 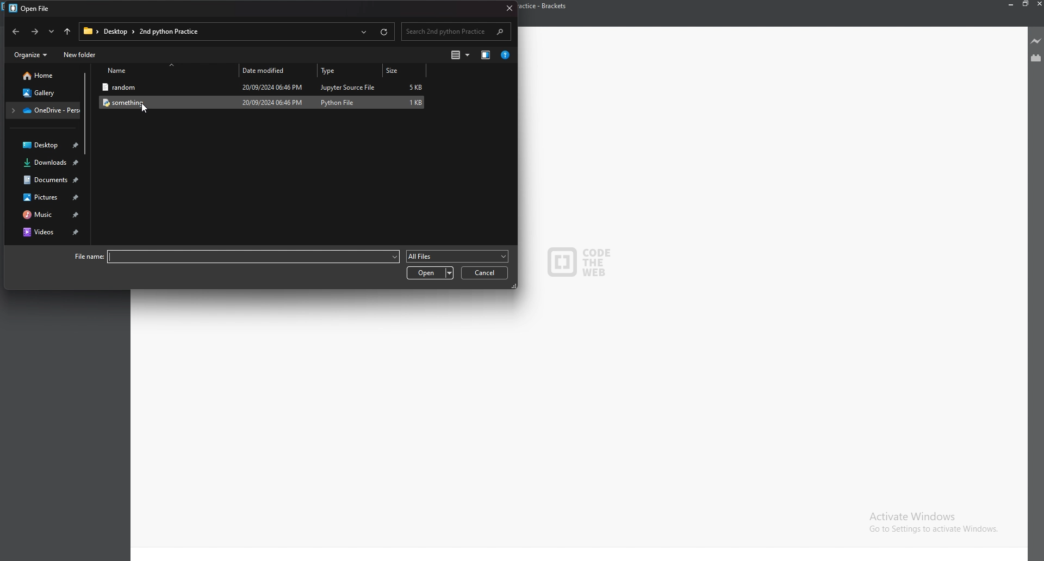 I want to click on upto desktop, so click(x=67, y=32).